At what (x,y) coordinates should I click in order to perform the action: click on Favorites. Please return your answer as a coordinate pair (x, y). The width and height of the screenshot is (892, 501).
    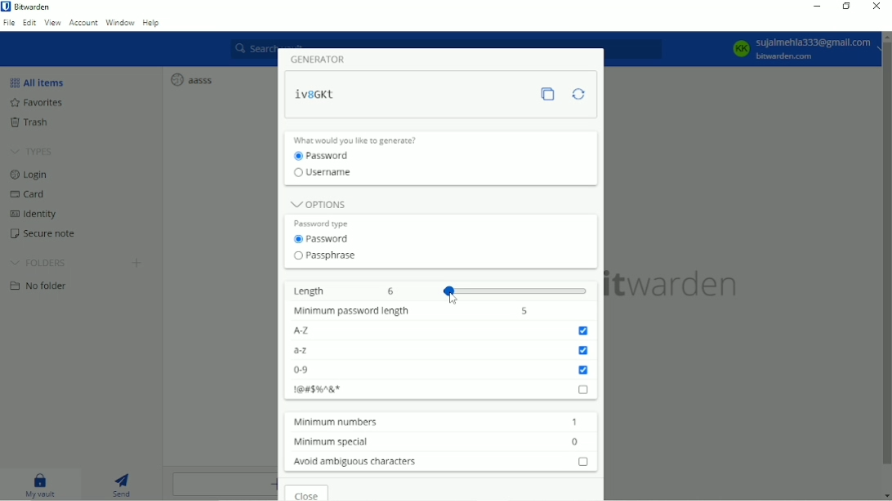
    Looking at the image, I should click on (36, 103).